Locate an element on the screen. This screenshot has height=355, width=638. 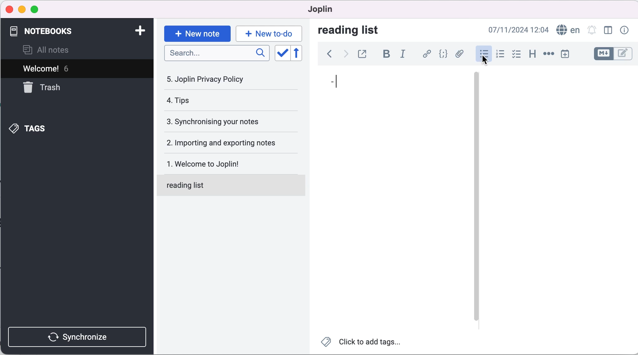
joplin is located at coordinates (331, 10).